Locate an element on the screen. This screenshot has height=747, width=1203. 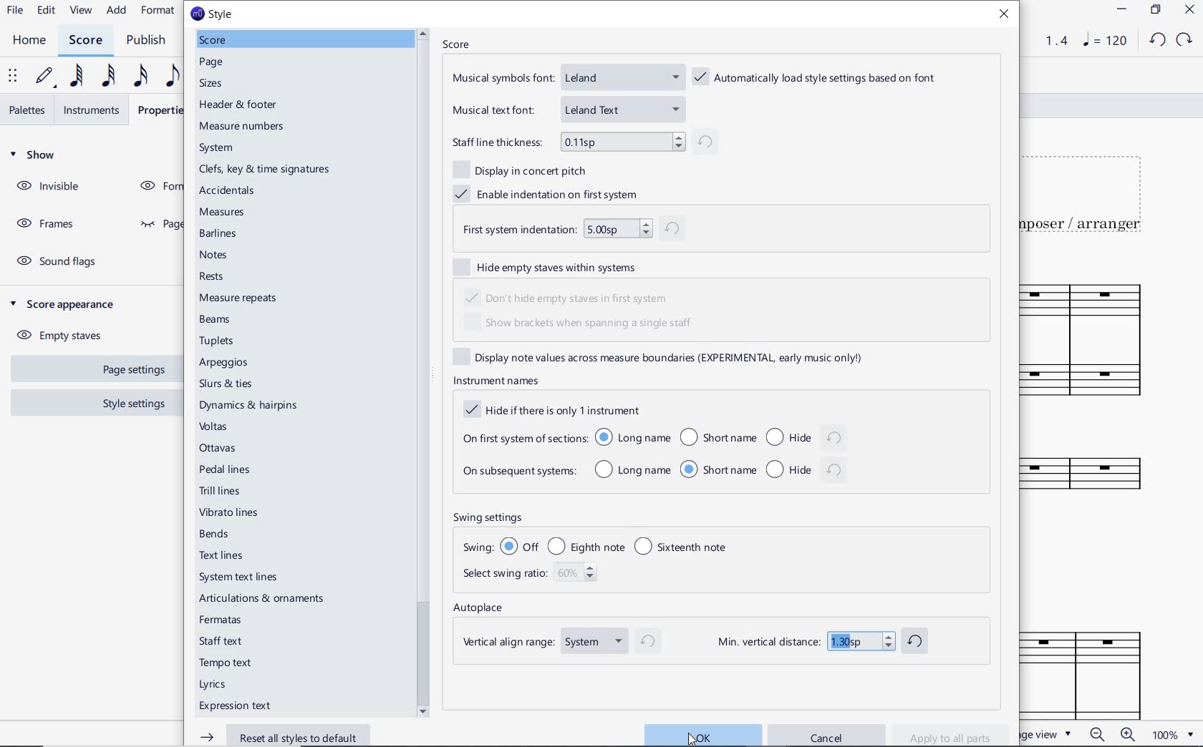
PALETTES is located at coordinates (26, 110).